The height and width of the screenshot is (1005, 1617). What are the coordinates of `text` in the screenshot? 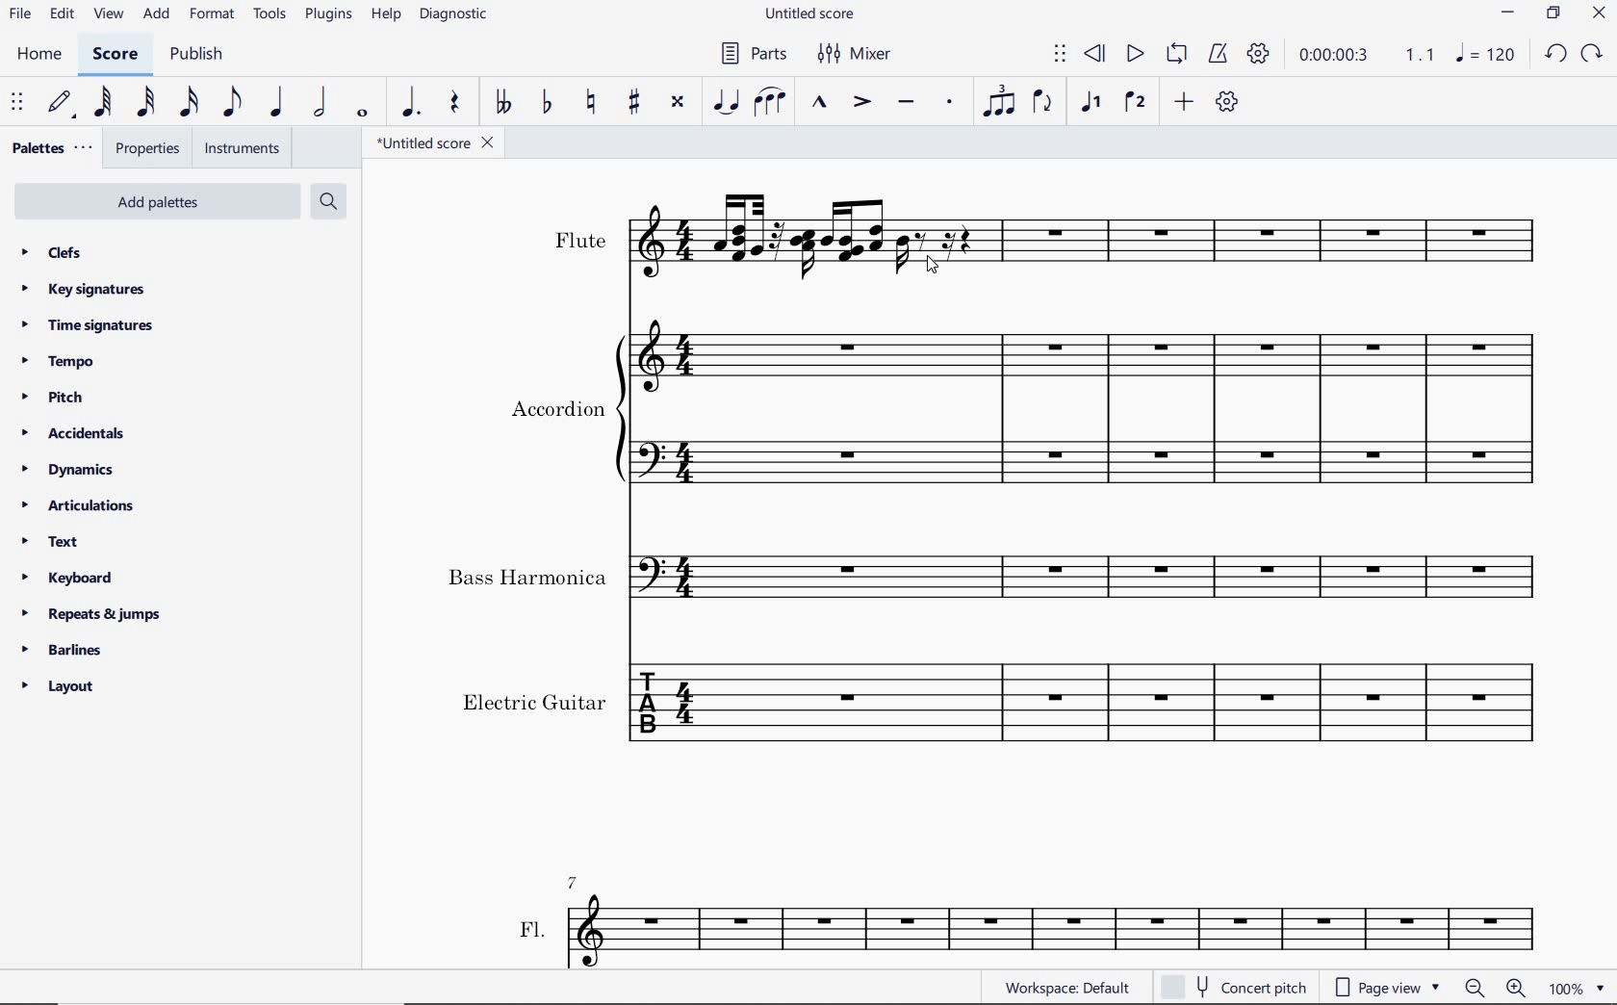 It's located at (557, 407).